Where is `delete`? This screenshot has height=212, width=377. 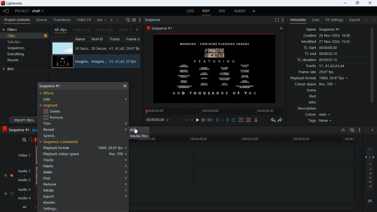
delete is located at coordinates (54, 112).